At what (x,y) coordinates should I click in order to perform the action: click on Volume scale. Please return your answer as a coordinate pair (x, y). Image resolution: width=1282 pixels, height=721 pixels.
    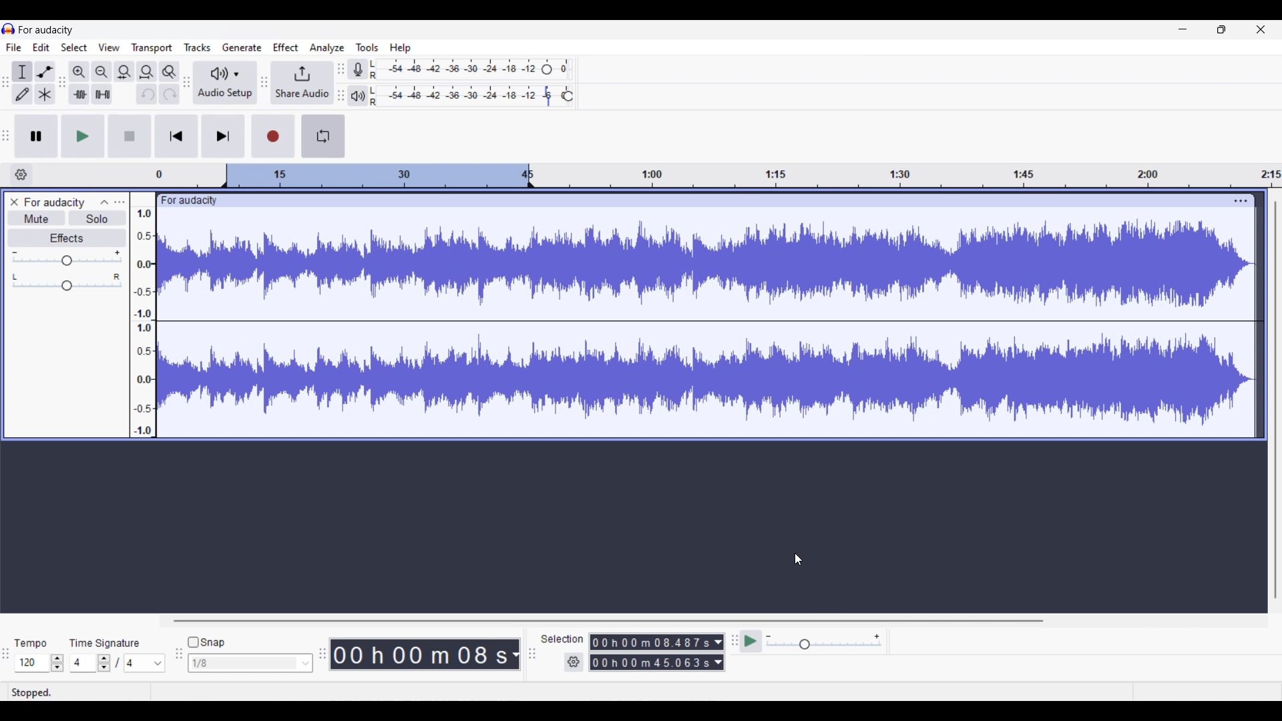
    Looking at the image, I should click on (67, 258).